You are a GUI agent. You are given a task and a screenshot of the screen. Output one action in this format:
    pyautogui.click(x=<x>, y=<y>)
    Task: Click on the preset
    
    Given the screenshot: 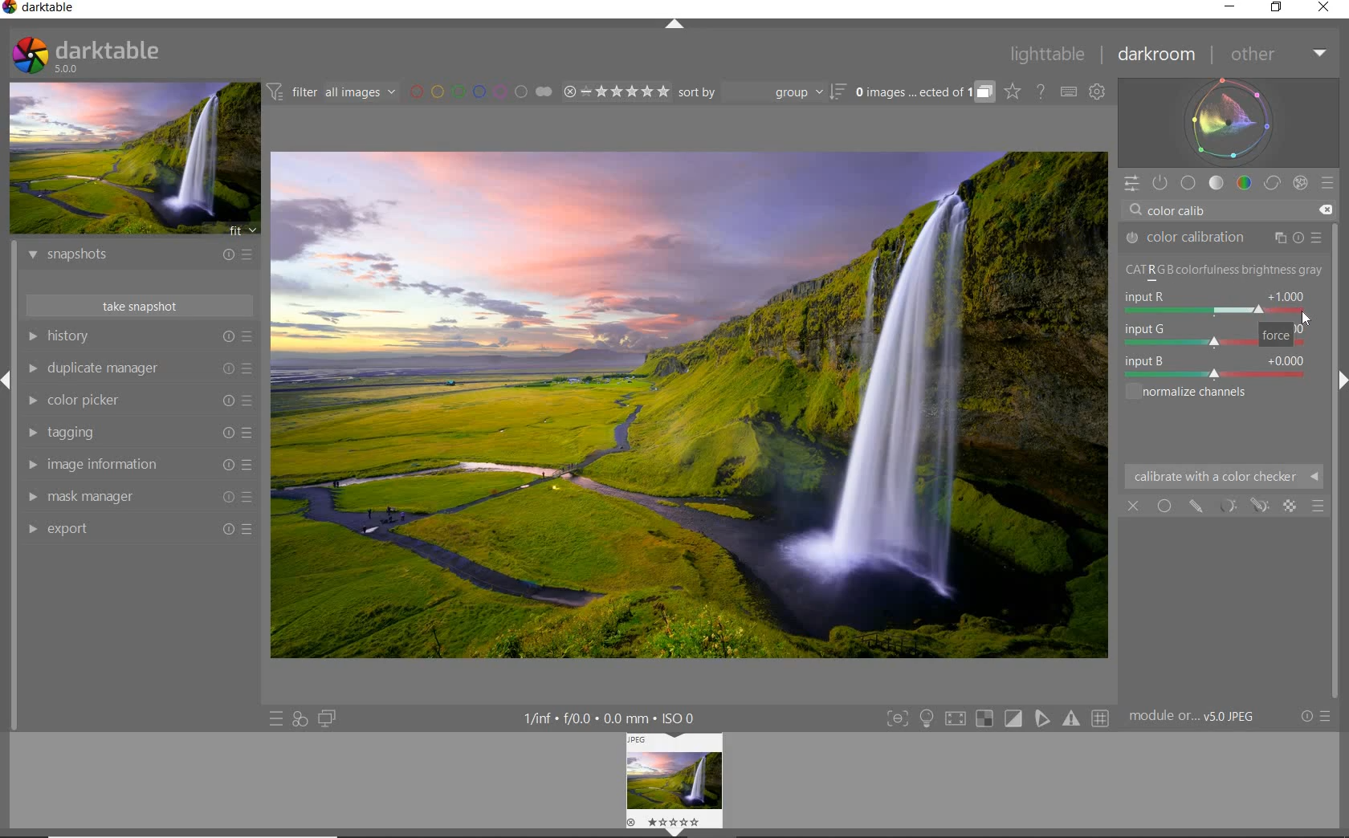 What is the action you would take?
    pyautogui.click(x=1329, y=185)
    